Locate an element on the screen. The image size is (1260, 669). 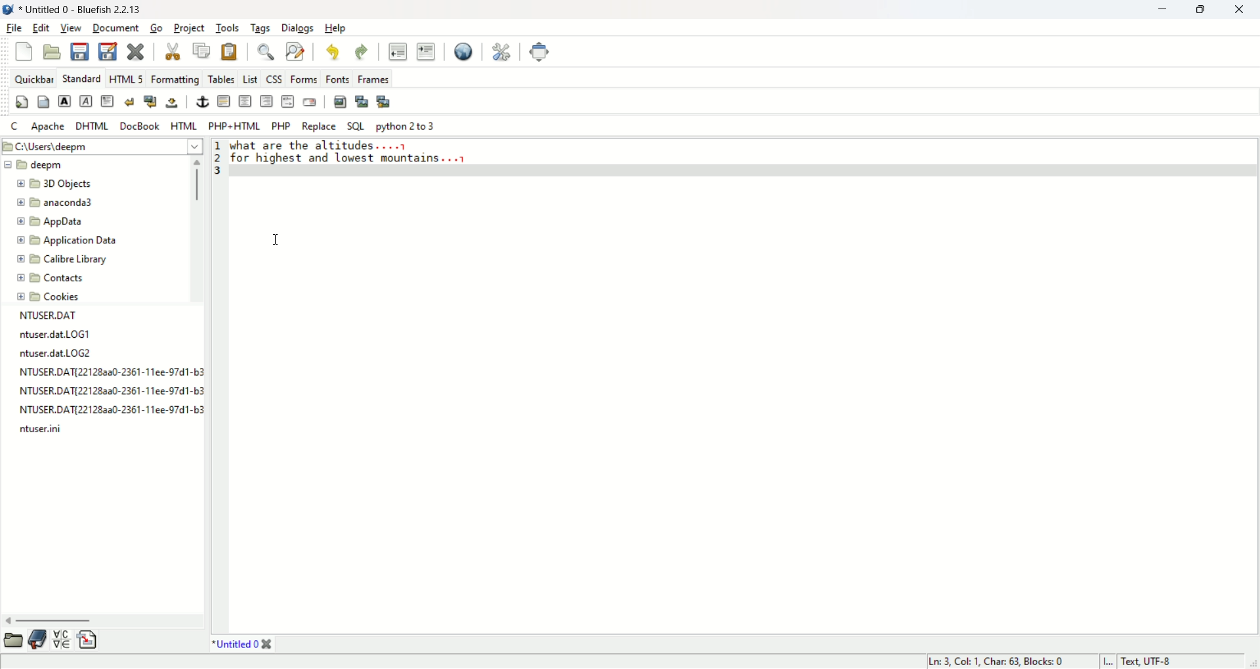
paragraph is located at coordinates (106, 103).